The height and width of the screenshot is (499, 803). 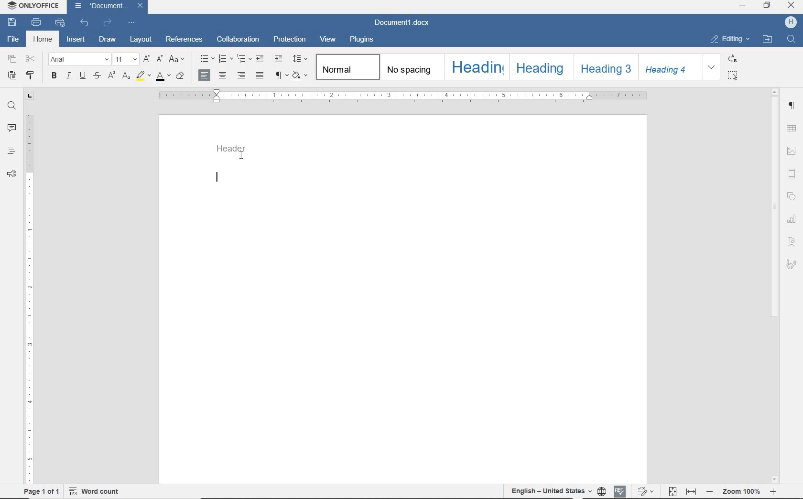 I want to click on change case, so click(x=177, y=60).